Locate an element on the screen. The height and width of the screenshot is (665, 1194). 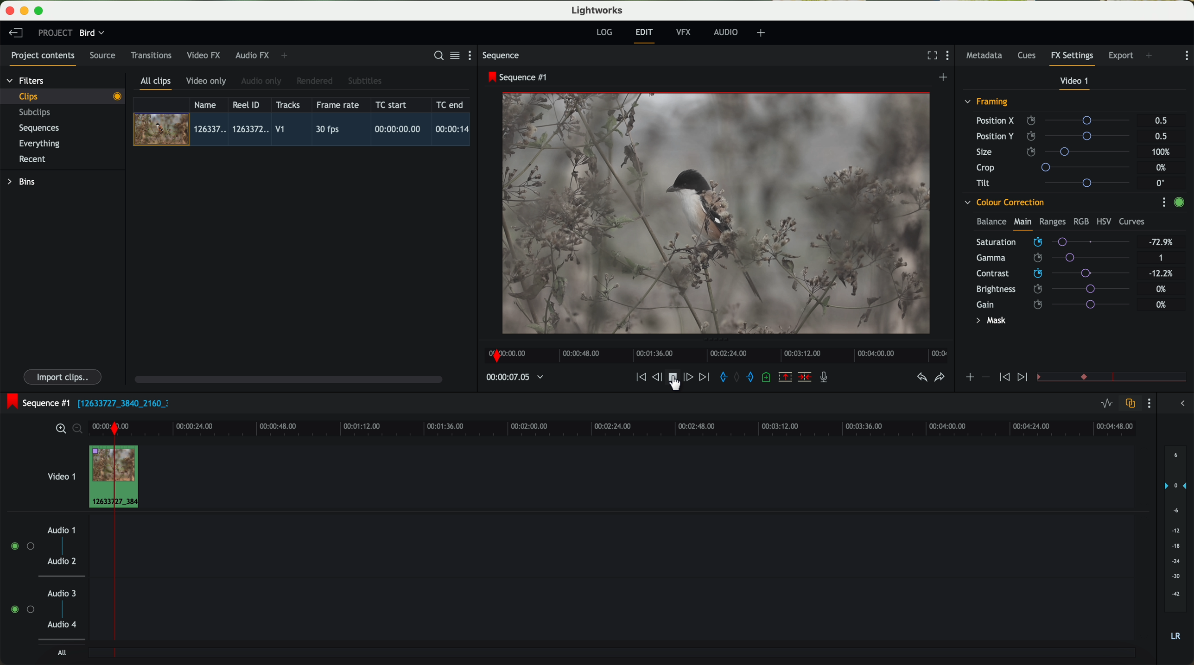
transition is located at coordinates (1125, 378).